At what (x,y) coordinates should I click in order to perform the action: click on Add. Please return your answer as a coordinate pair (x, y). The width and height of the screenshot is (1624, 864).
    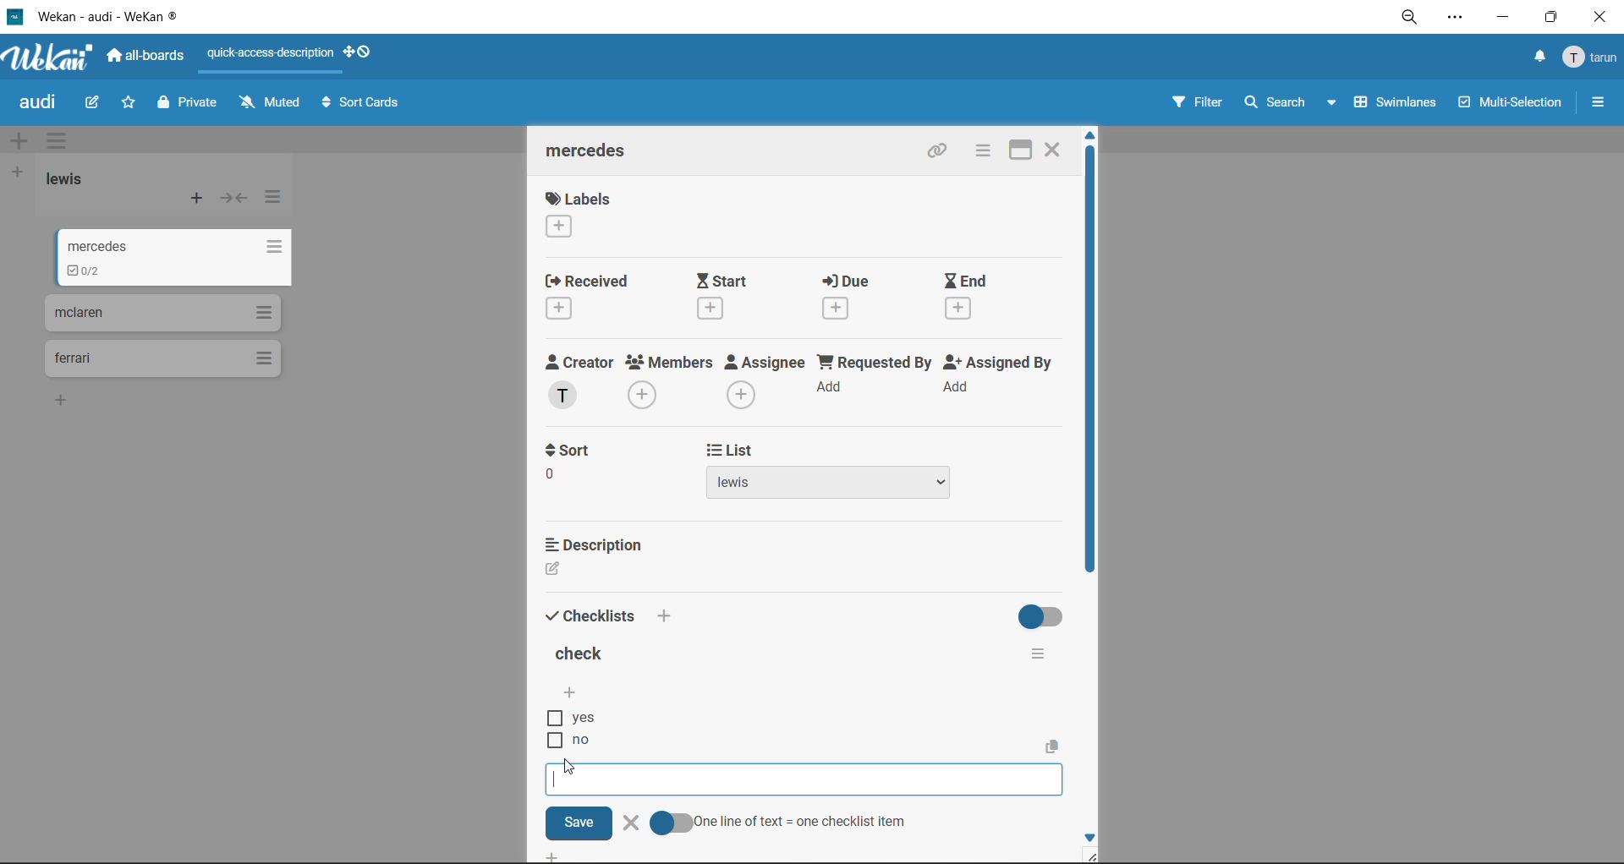
    Looking at the image, I should click on (962, 386).